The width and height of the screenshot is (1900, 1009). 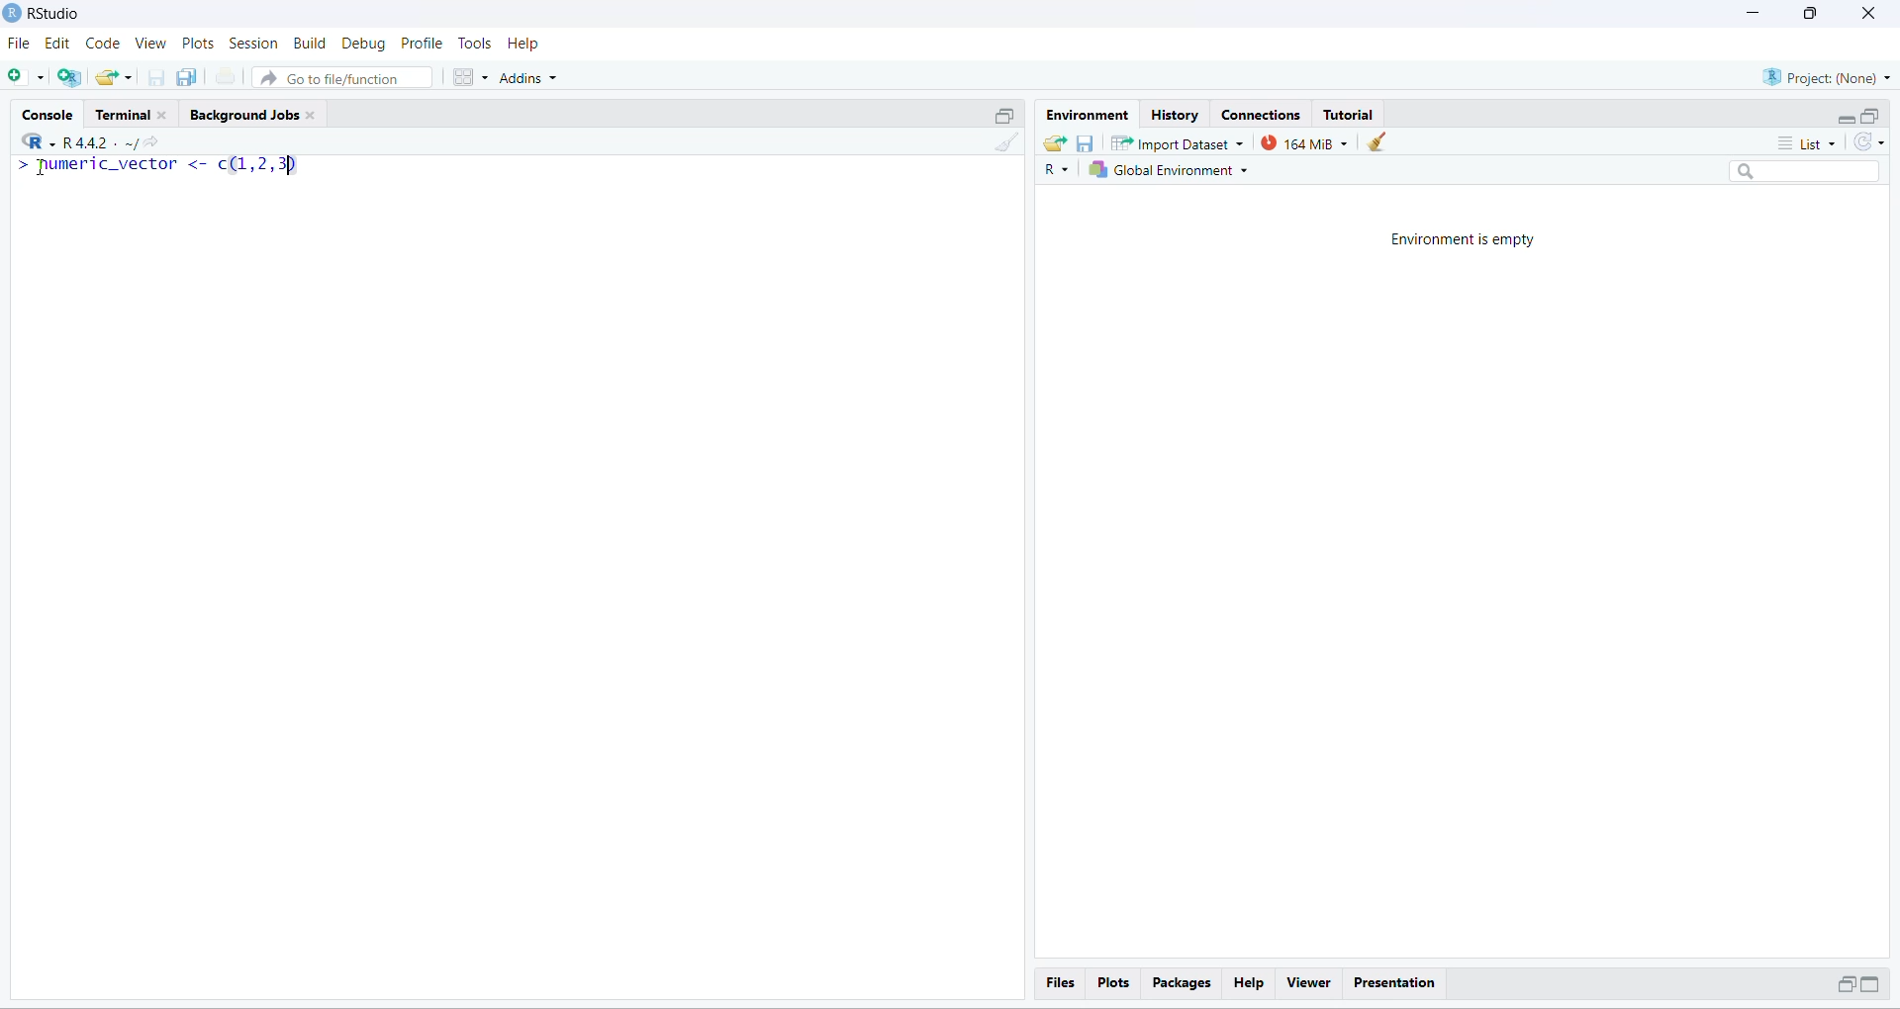 I want to click on Go to file/function, so click(x=340, y=78).